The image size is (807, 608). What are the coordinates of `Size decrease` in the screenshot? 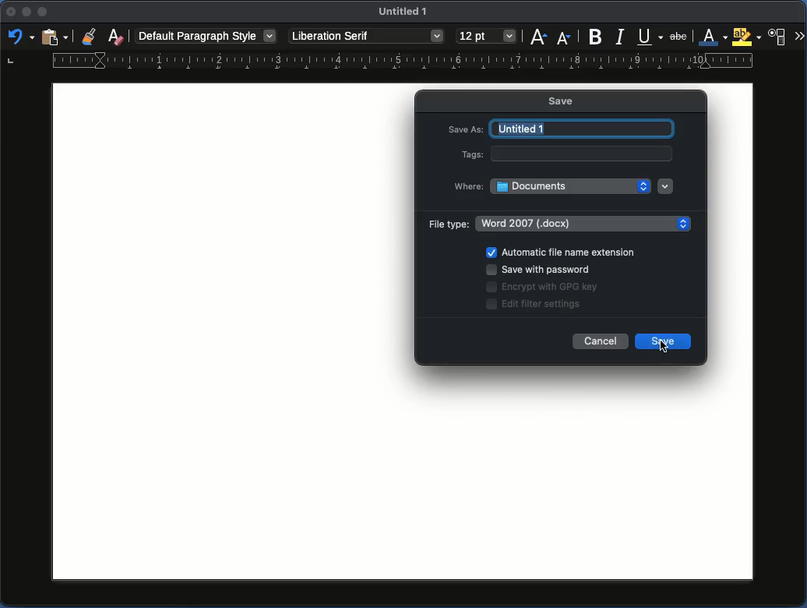 It's located at (564, 36).